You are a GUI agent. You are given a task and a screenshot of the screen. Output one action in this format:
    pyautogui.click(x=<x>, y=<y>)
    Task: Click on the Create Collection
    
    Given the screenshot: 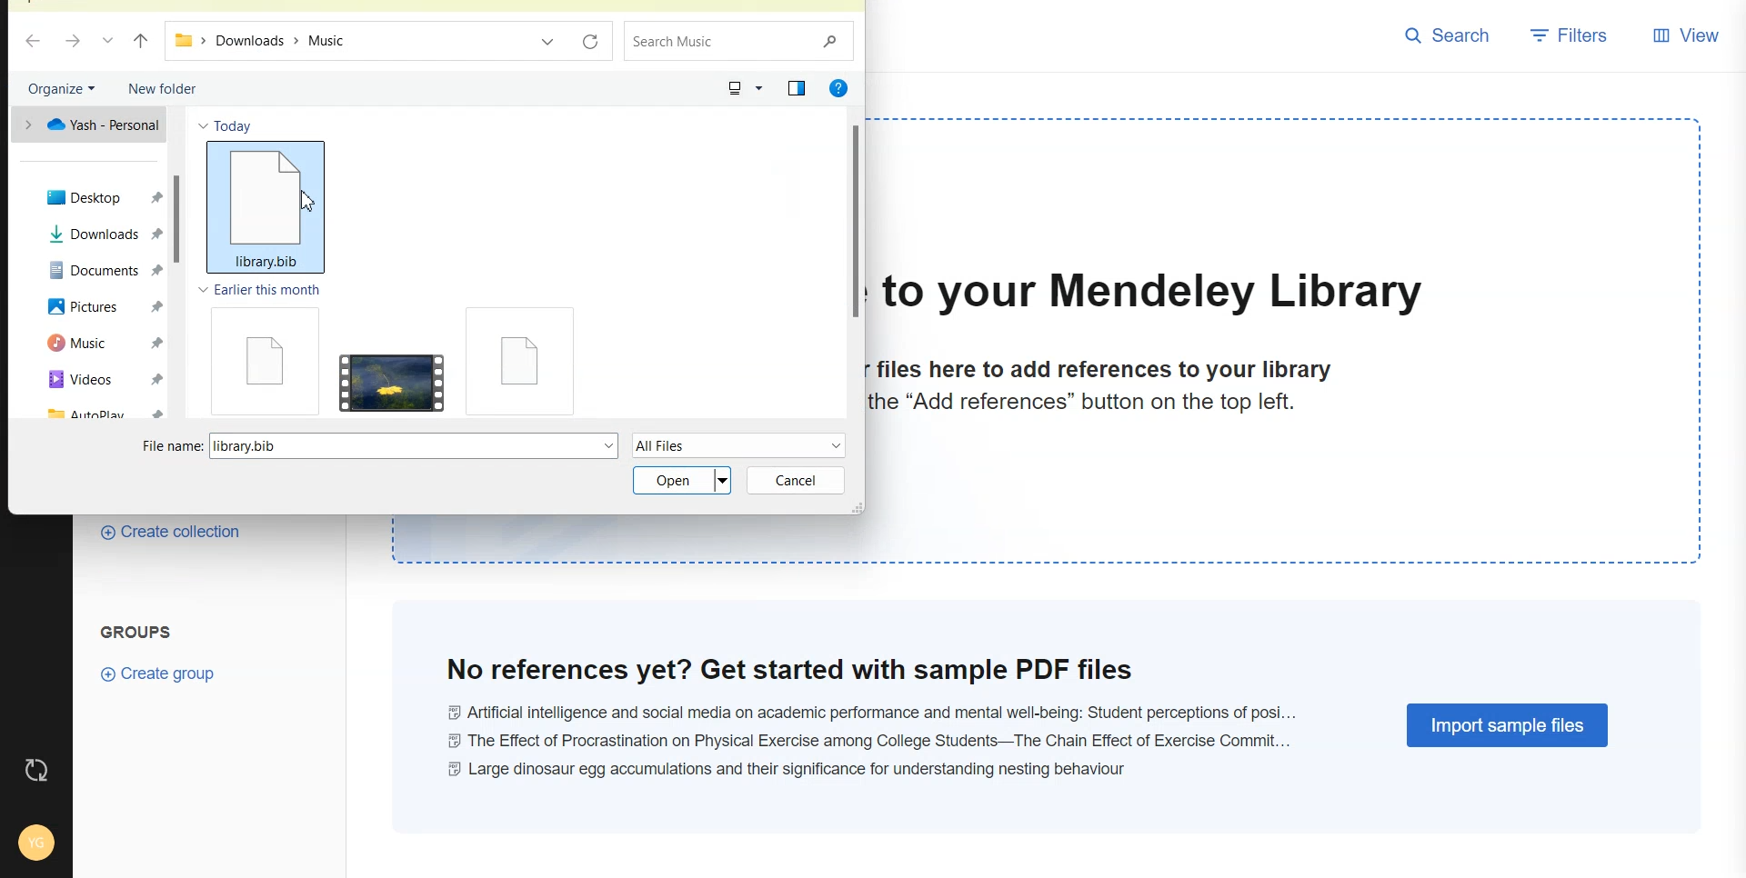 What is the action you would take?
    pyautogui.click(x=230, y=543)
    